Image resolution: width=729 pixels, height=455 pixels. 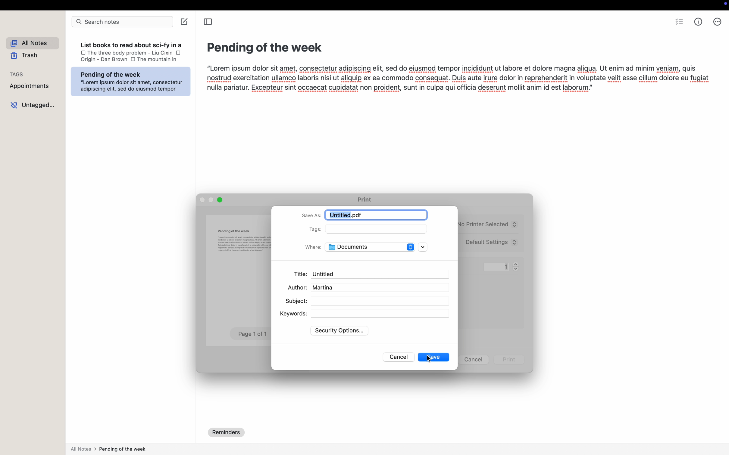 I want to click on martina, so click(x=382, y=288).